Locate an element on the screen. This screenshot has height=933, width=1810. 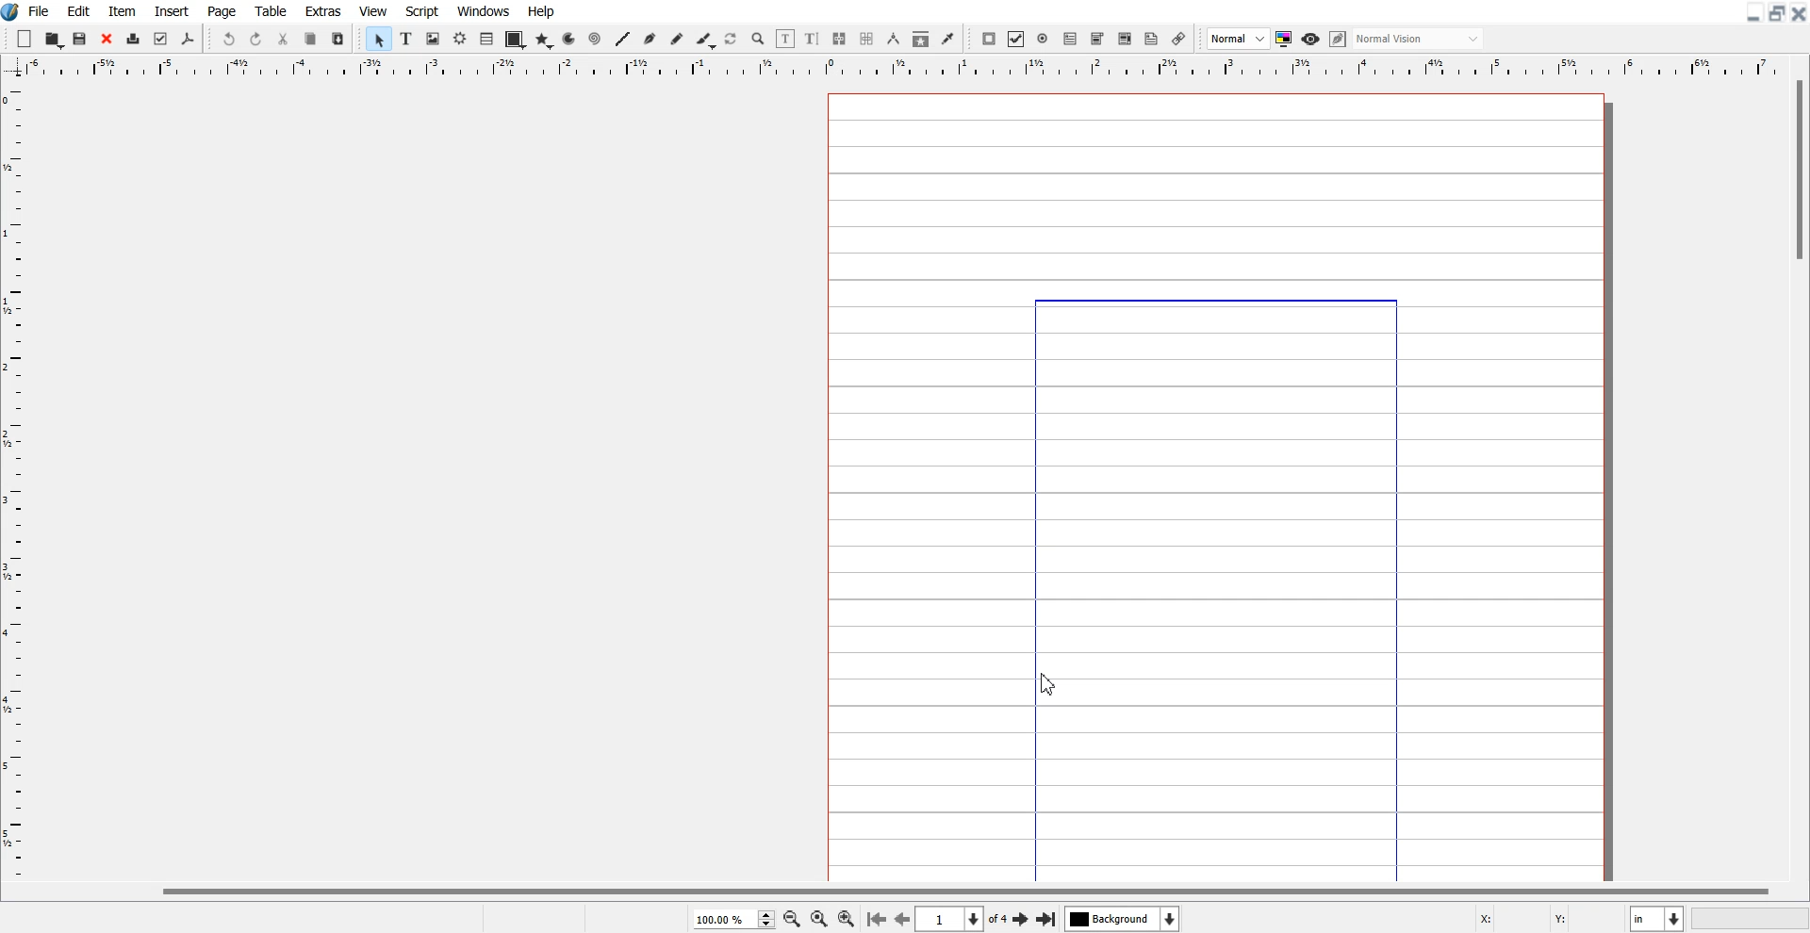
Cursor is located at coordinates (1052, 681).